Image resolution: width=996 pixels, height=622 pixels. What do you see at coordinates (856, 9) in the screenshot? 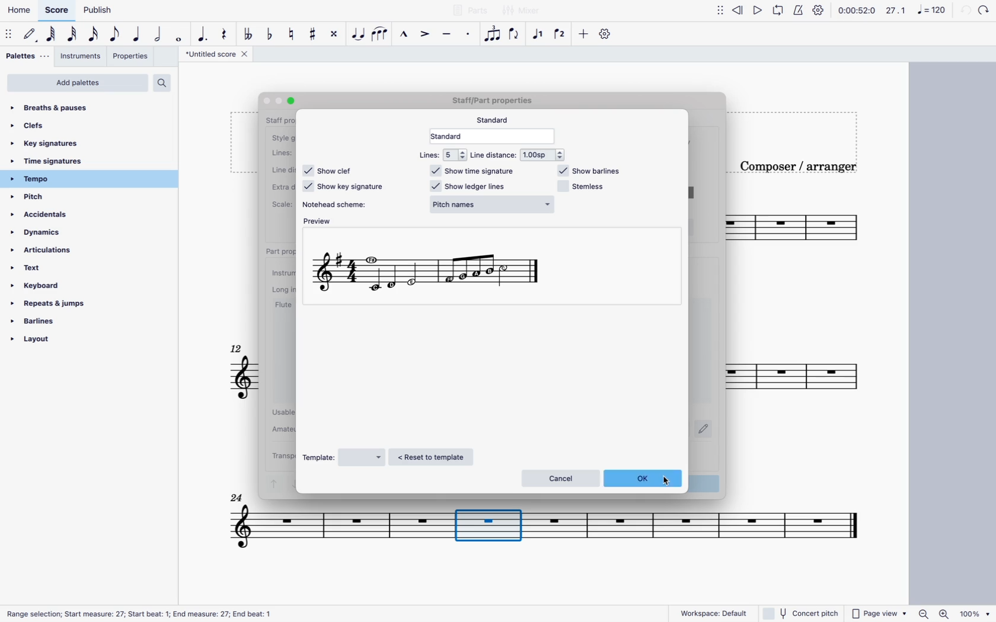
I see `time` at bounding box center [856, 9].